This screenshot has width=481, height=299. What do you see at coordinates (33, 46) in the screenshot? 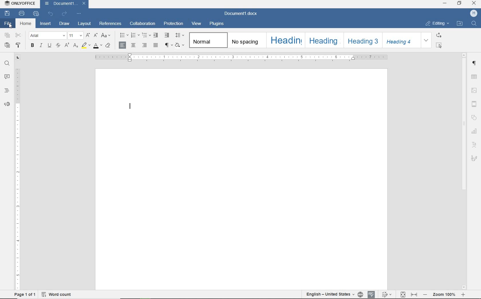
I see `bold` at bounding box center [33, 46].